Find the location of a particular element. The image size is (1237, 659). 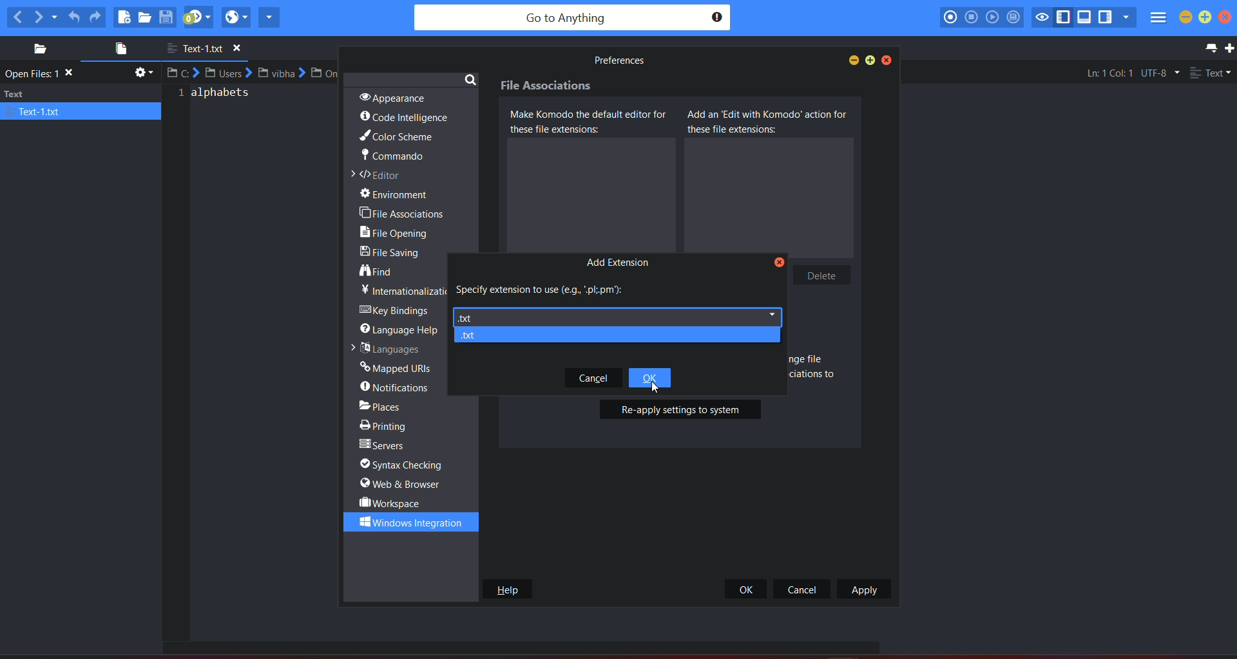

printing is located at coordinates (387, 424).